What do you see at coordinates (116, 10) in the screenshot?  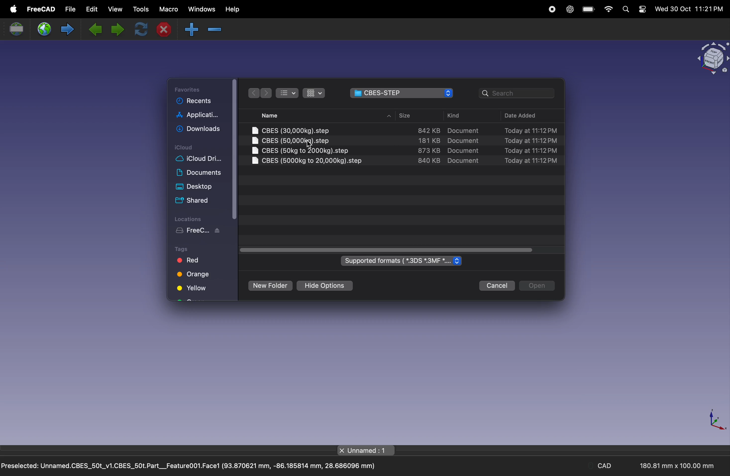 I see `view` at bounding box center [116, 10].